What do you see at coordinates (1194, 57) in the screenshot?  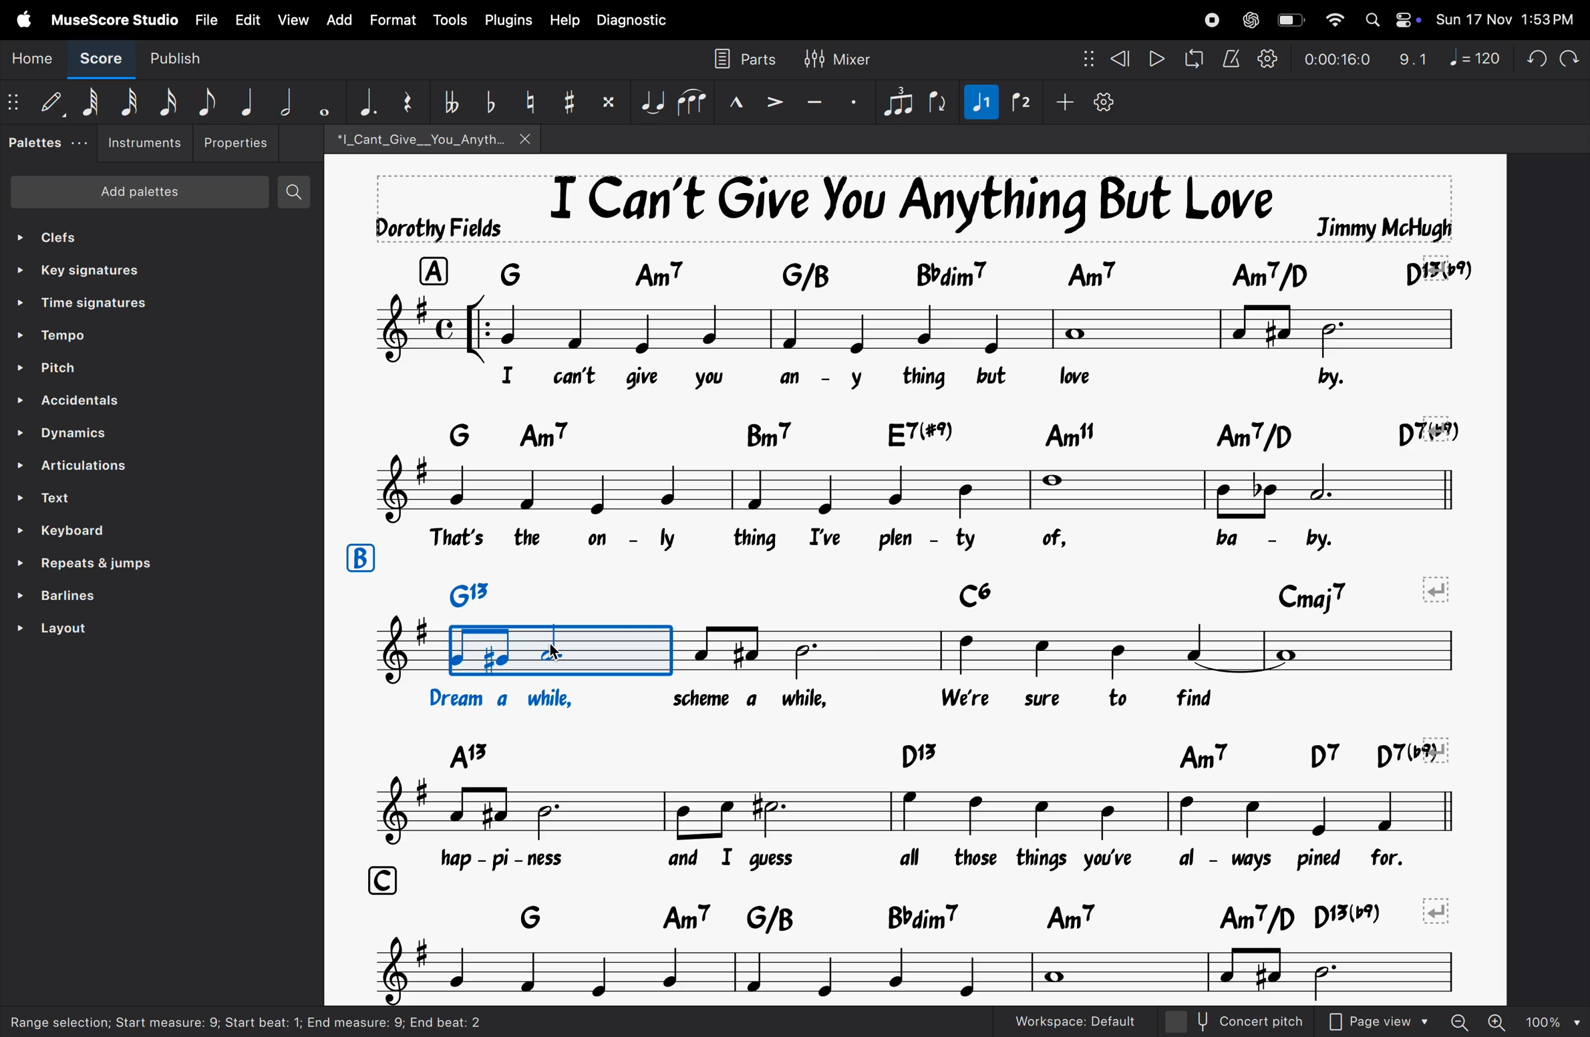 I see `loopback` at bounding box center [1194, 57].